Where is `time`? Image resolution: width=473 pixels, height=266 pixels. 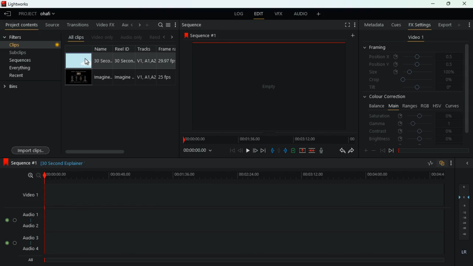 time is located at coordinates (197, 151).